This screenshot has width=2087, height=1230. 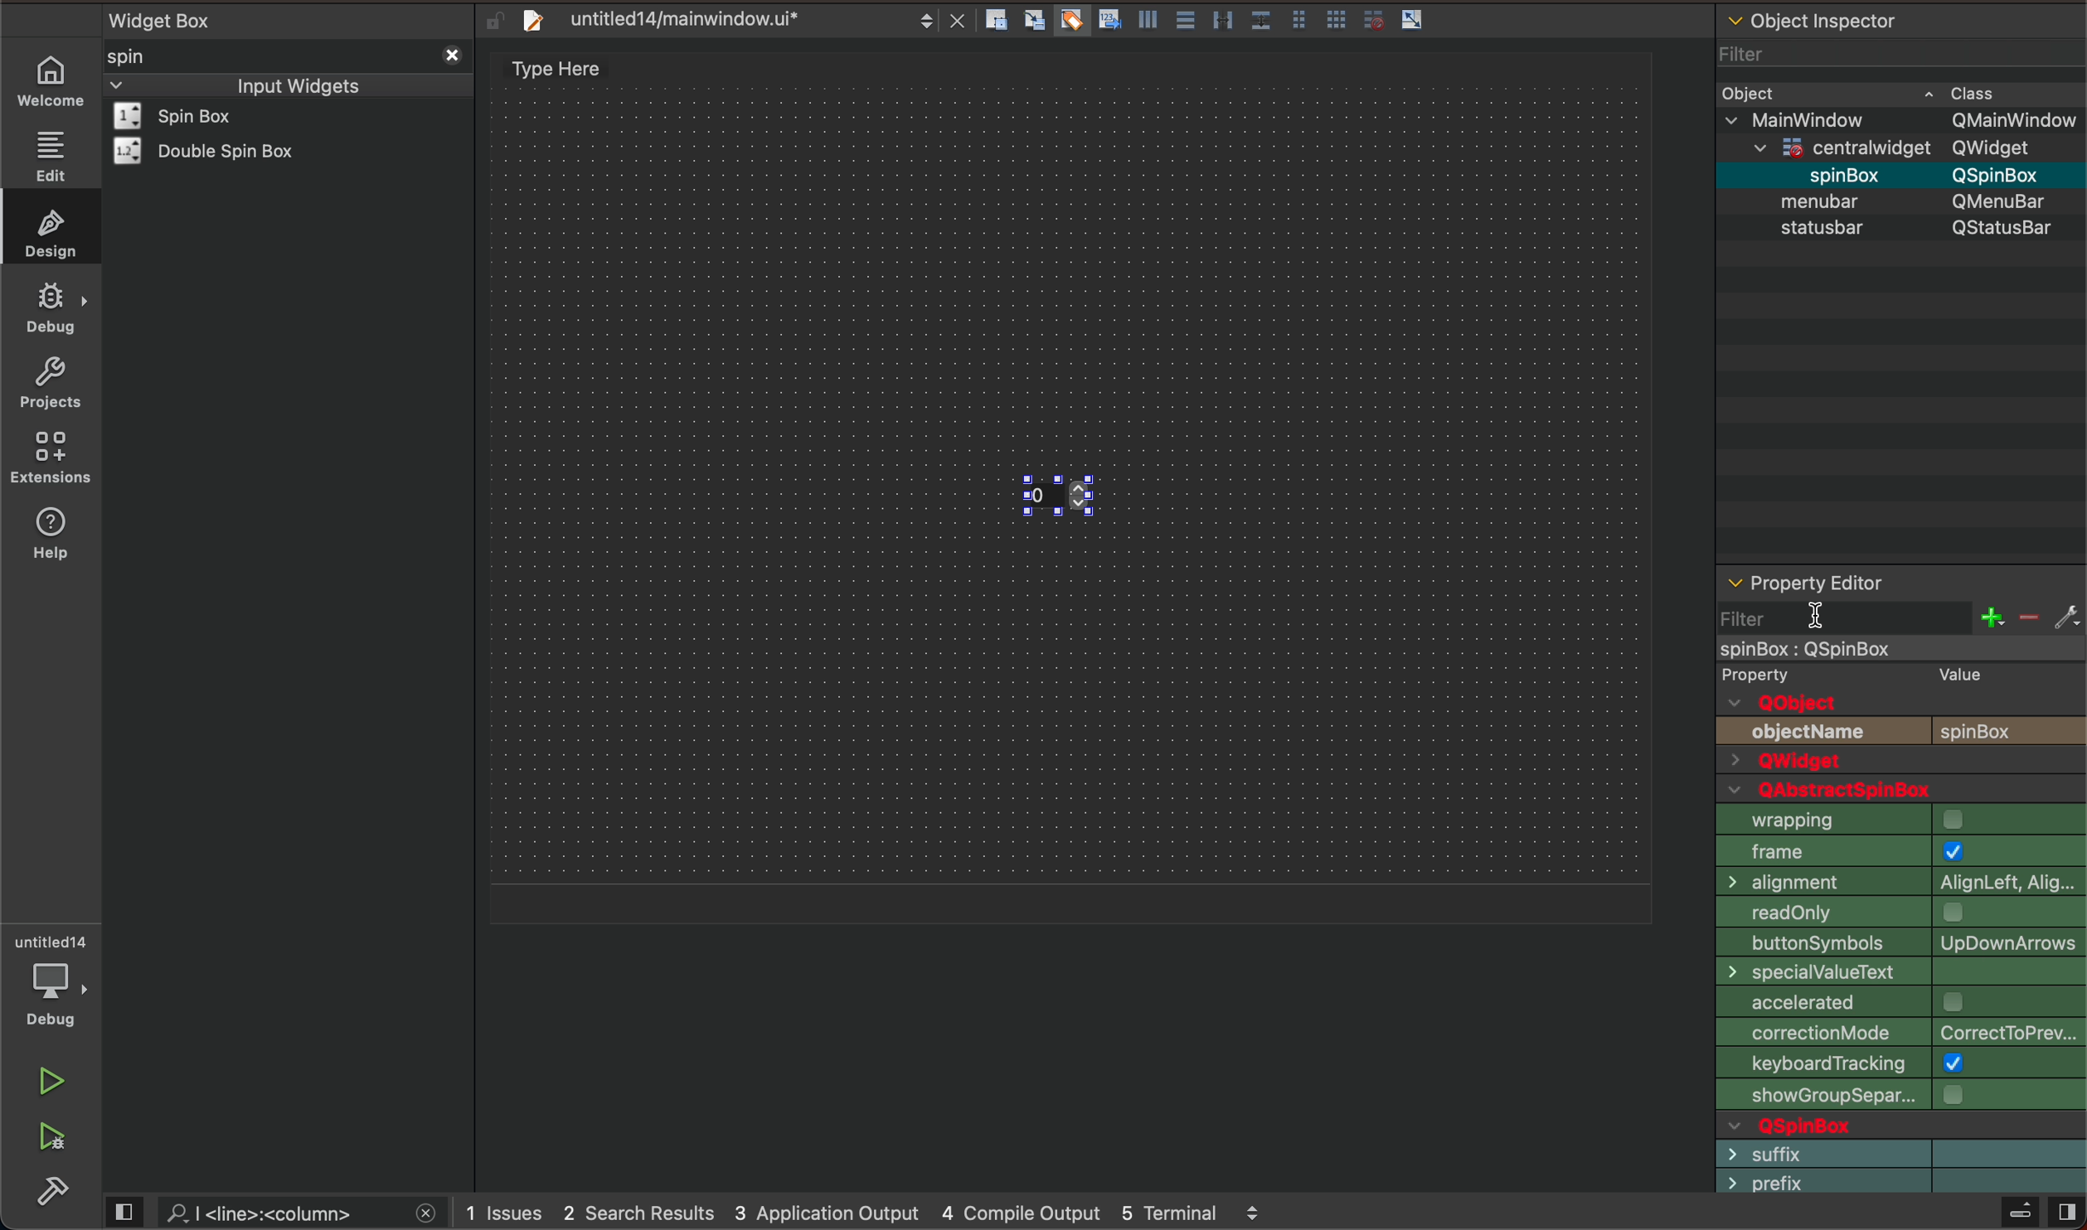 I want to click on object, so click(x=1755, y=91).